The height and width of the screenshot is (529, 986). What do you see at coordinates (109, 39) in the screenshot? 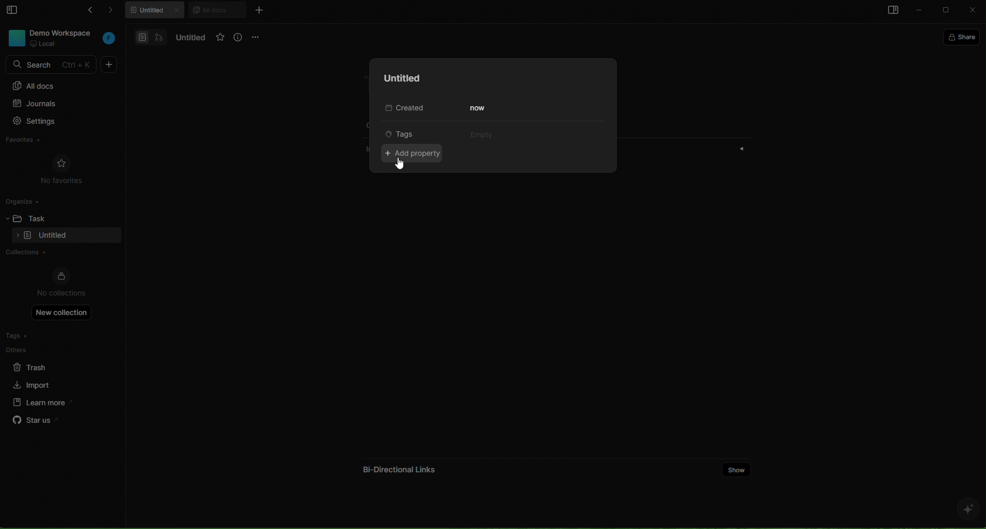
I see `workspace initial` at bounding box center [109, 39].